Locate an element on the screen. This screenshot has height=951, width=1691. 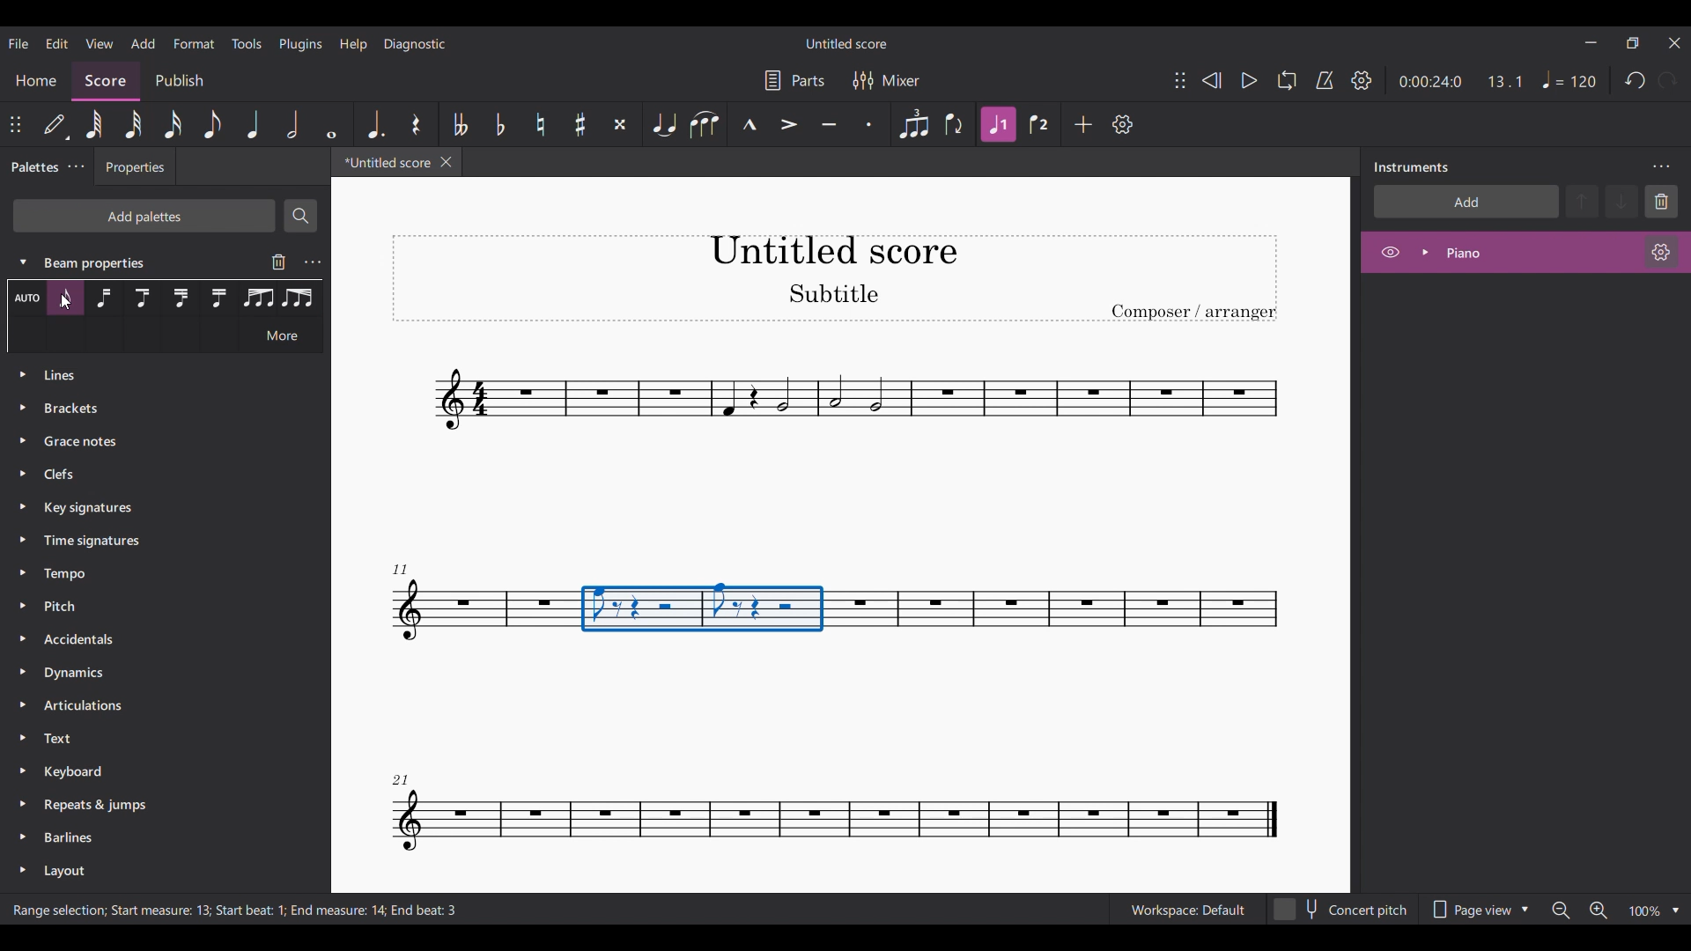
Beams changed for selection is located at coordinates (702, 608).